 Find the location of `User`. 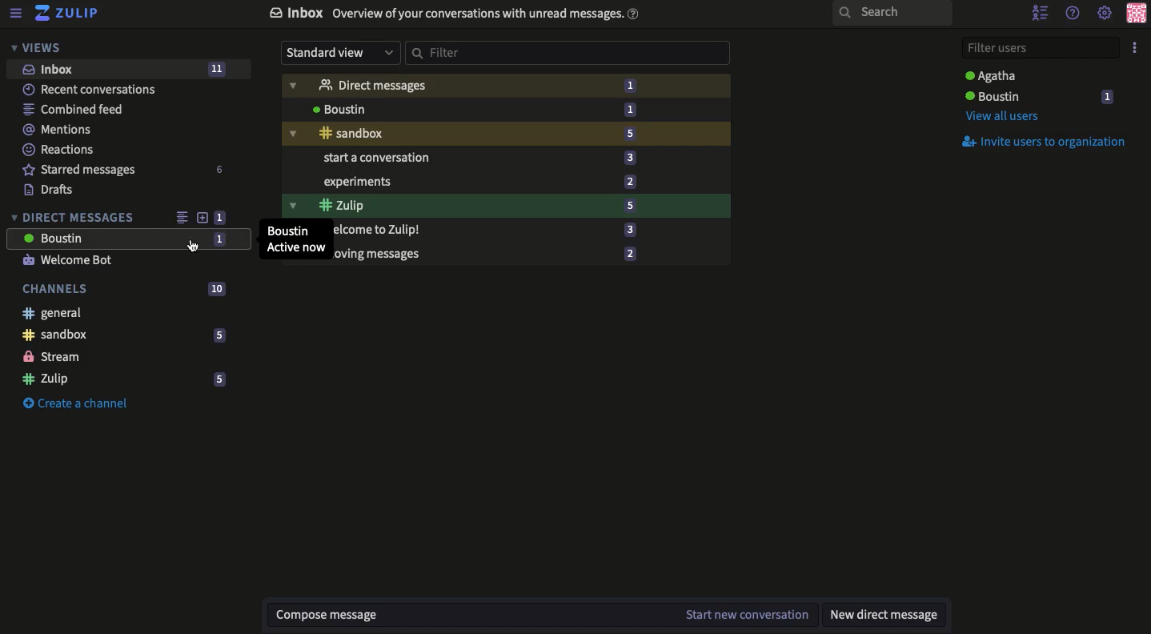

User is located at coordinates (503, 106).